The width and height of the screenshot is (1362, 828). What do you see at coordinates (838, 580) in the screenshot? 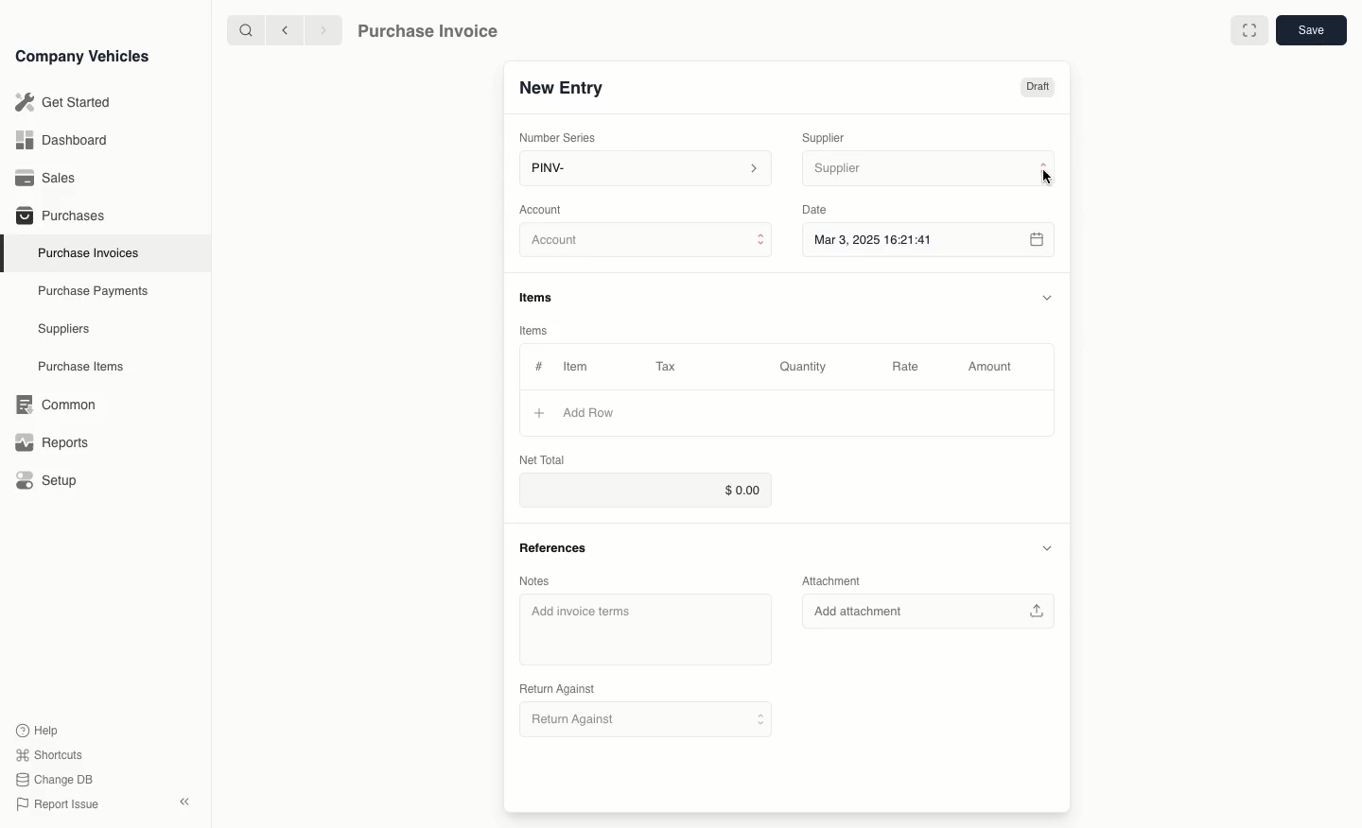
I see `Attachment` at bounding box center [838, 580].